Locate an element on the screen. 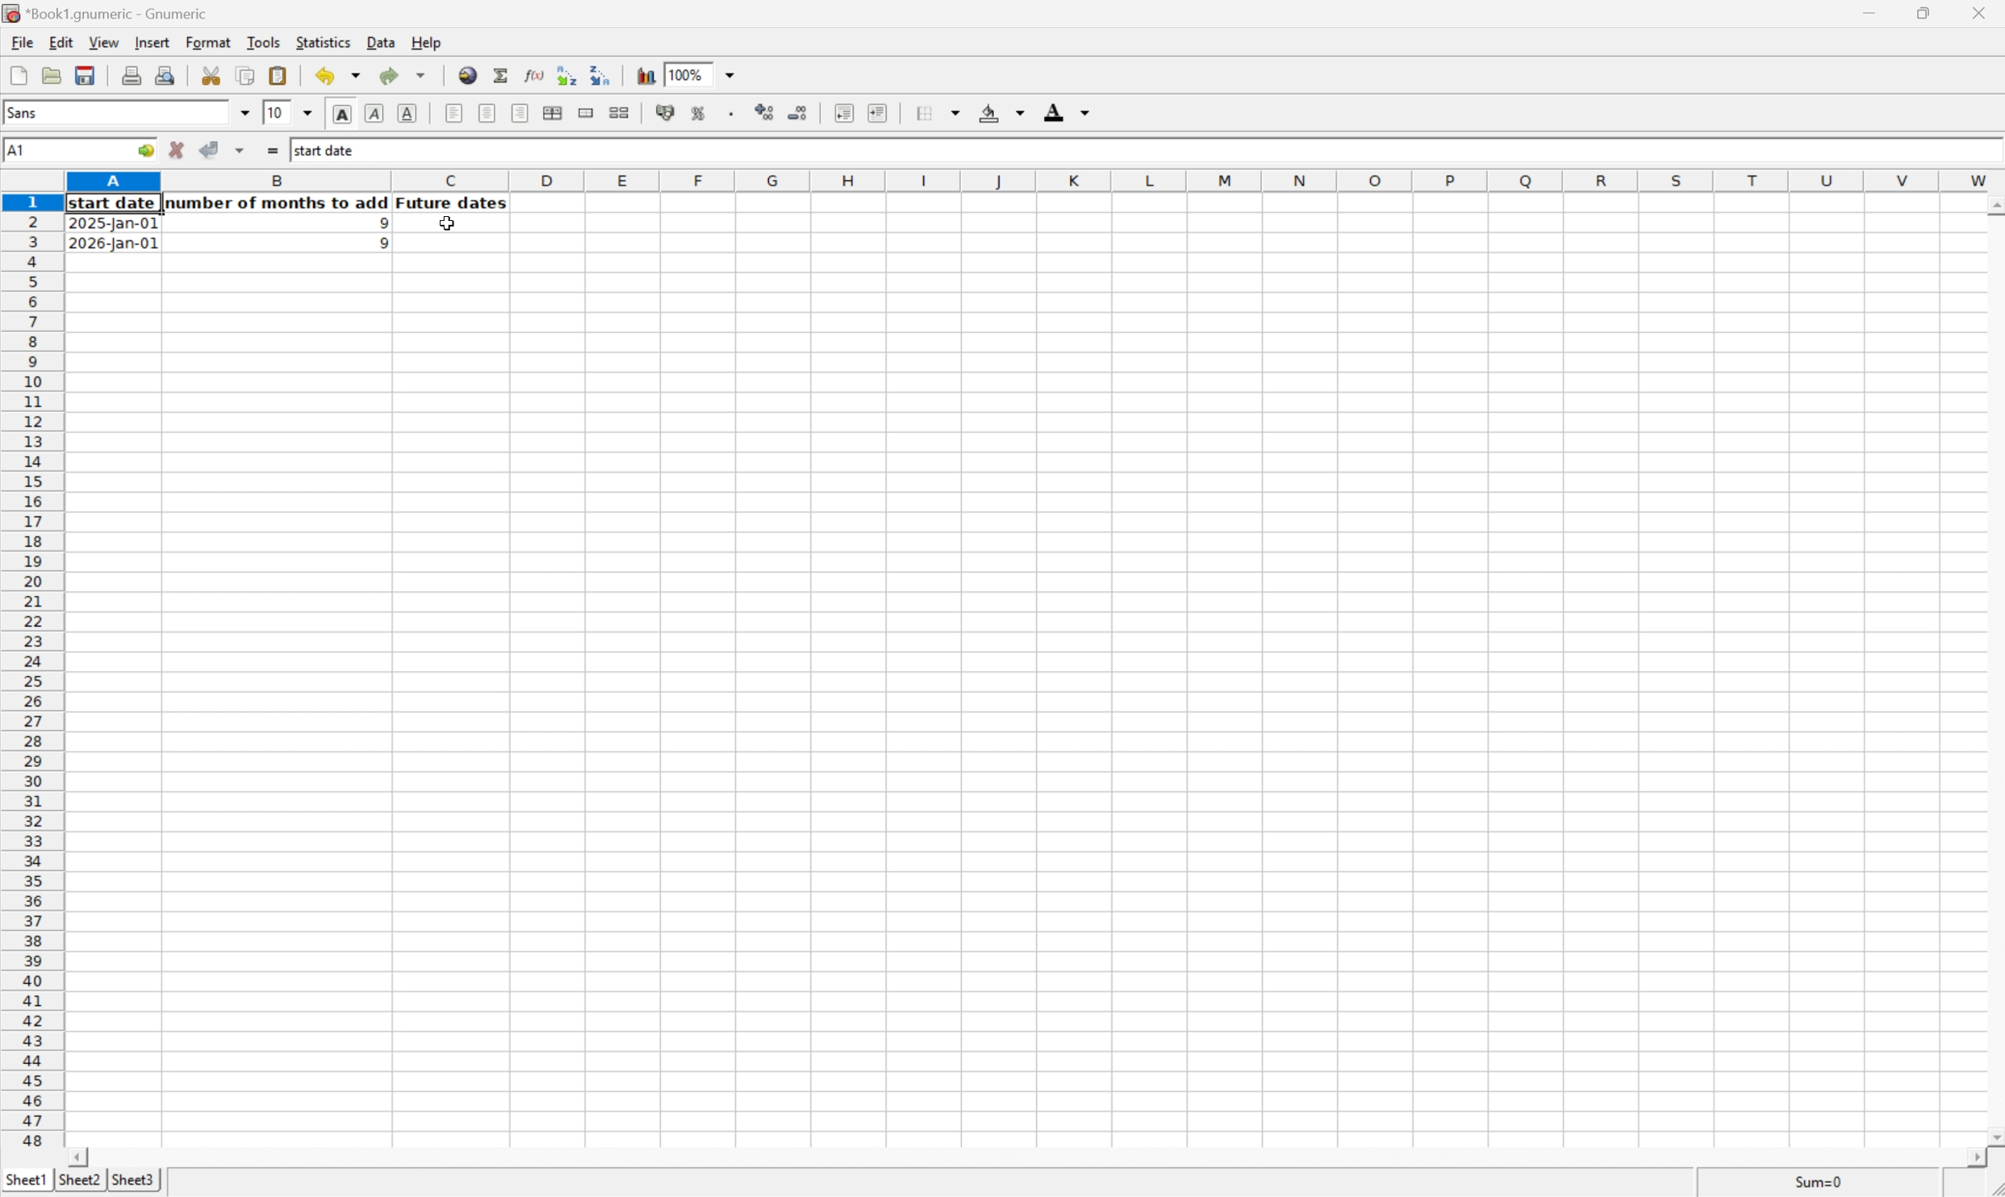  Scroll Right is located at coordinates (1971, 1157).